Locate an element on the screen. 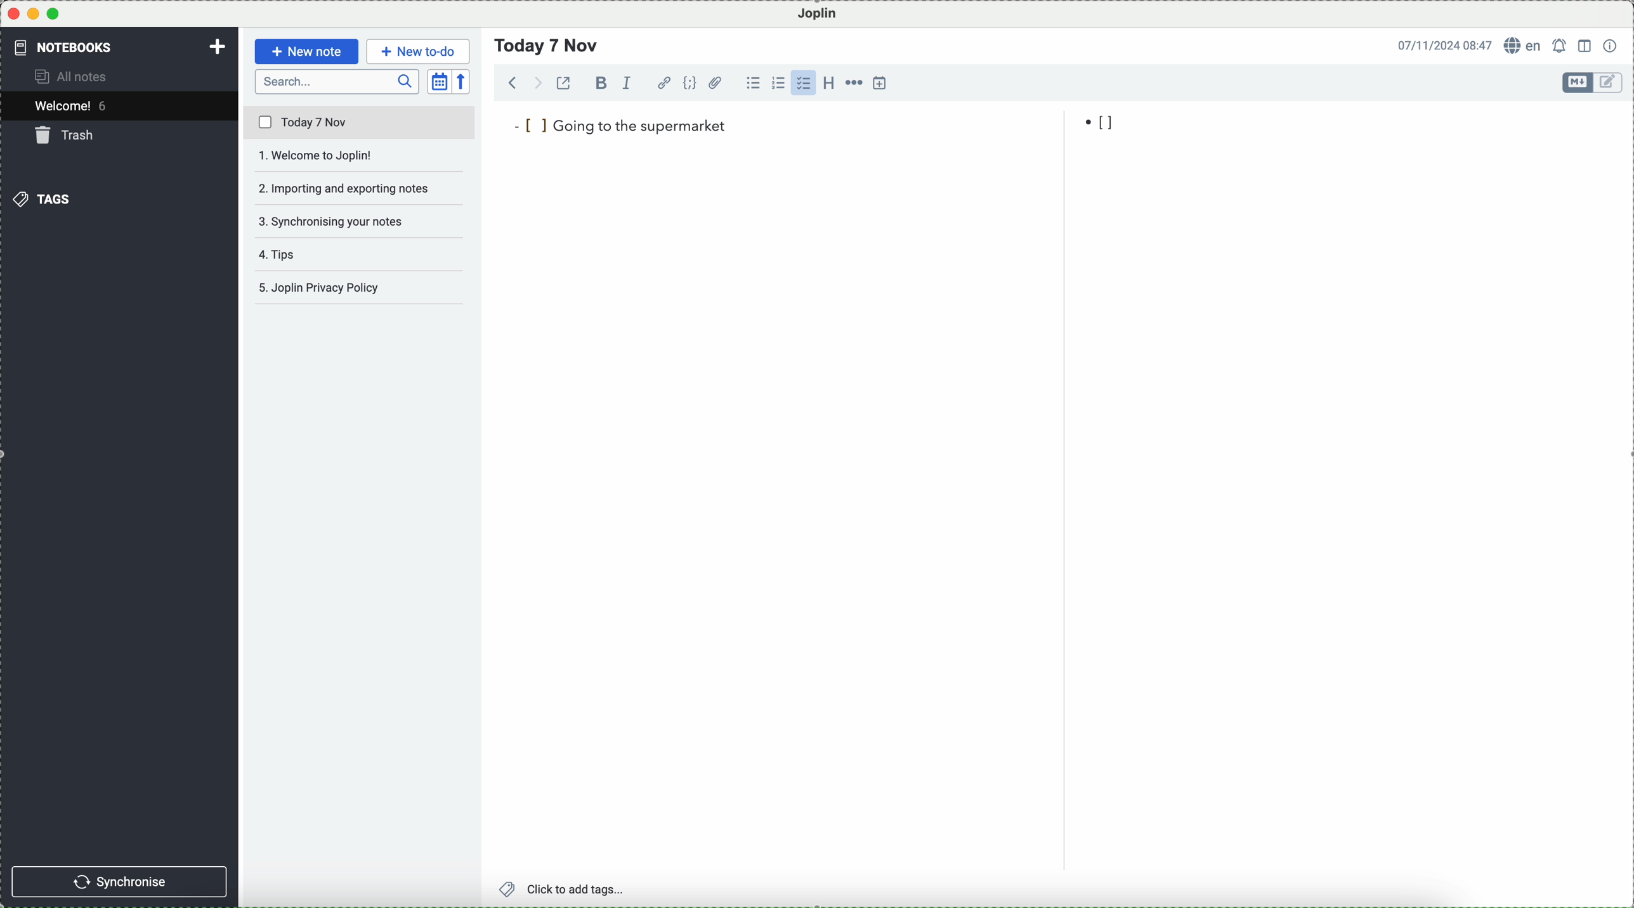 The image size is (1634, 908). checkbox is located at coordinates (803, 83).